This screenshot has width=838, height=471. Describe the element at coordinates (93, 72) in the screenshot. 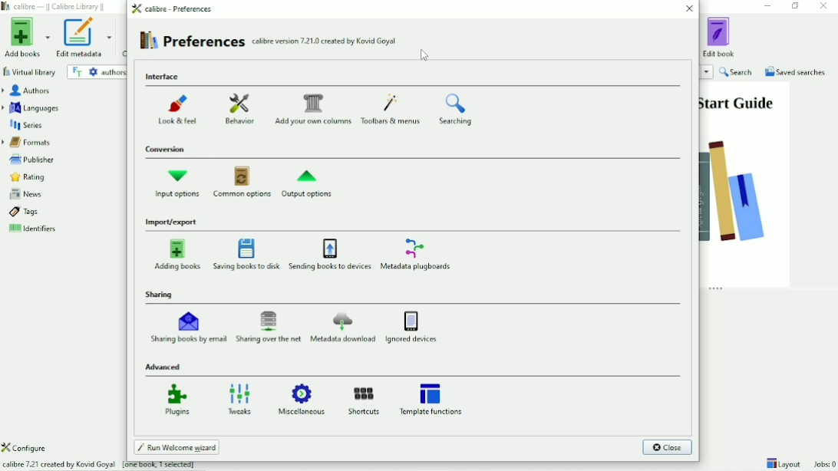

I see `advanced search` at that location.